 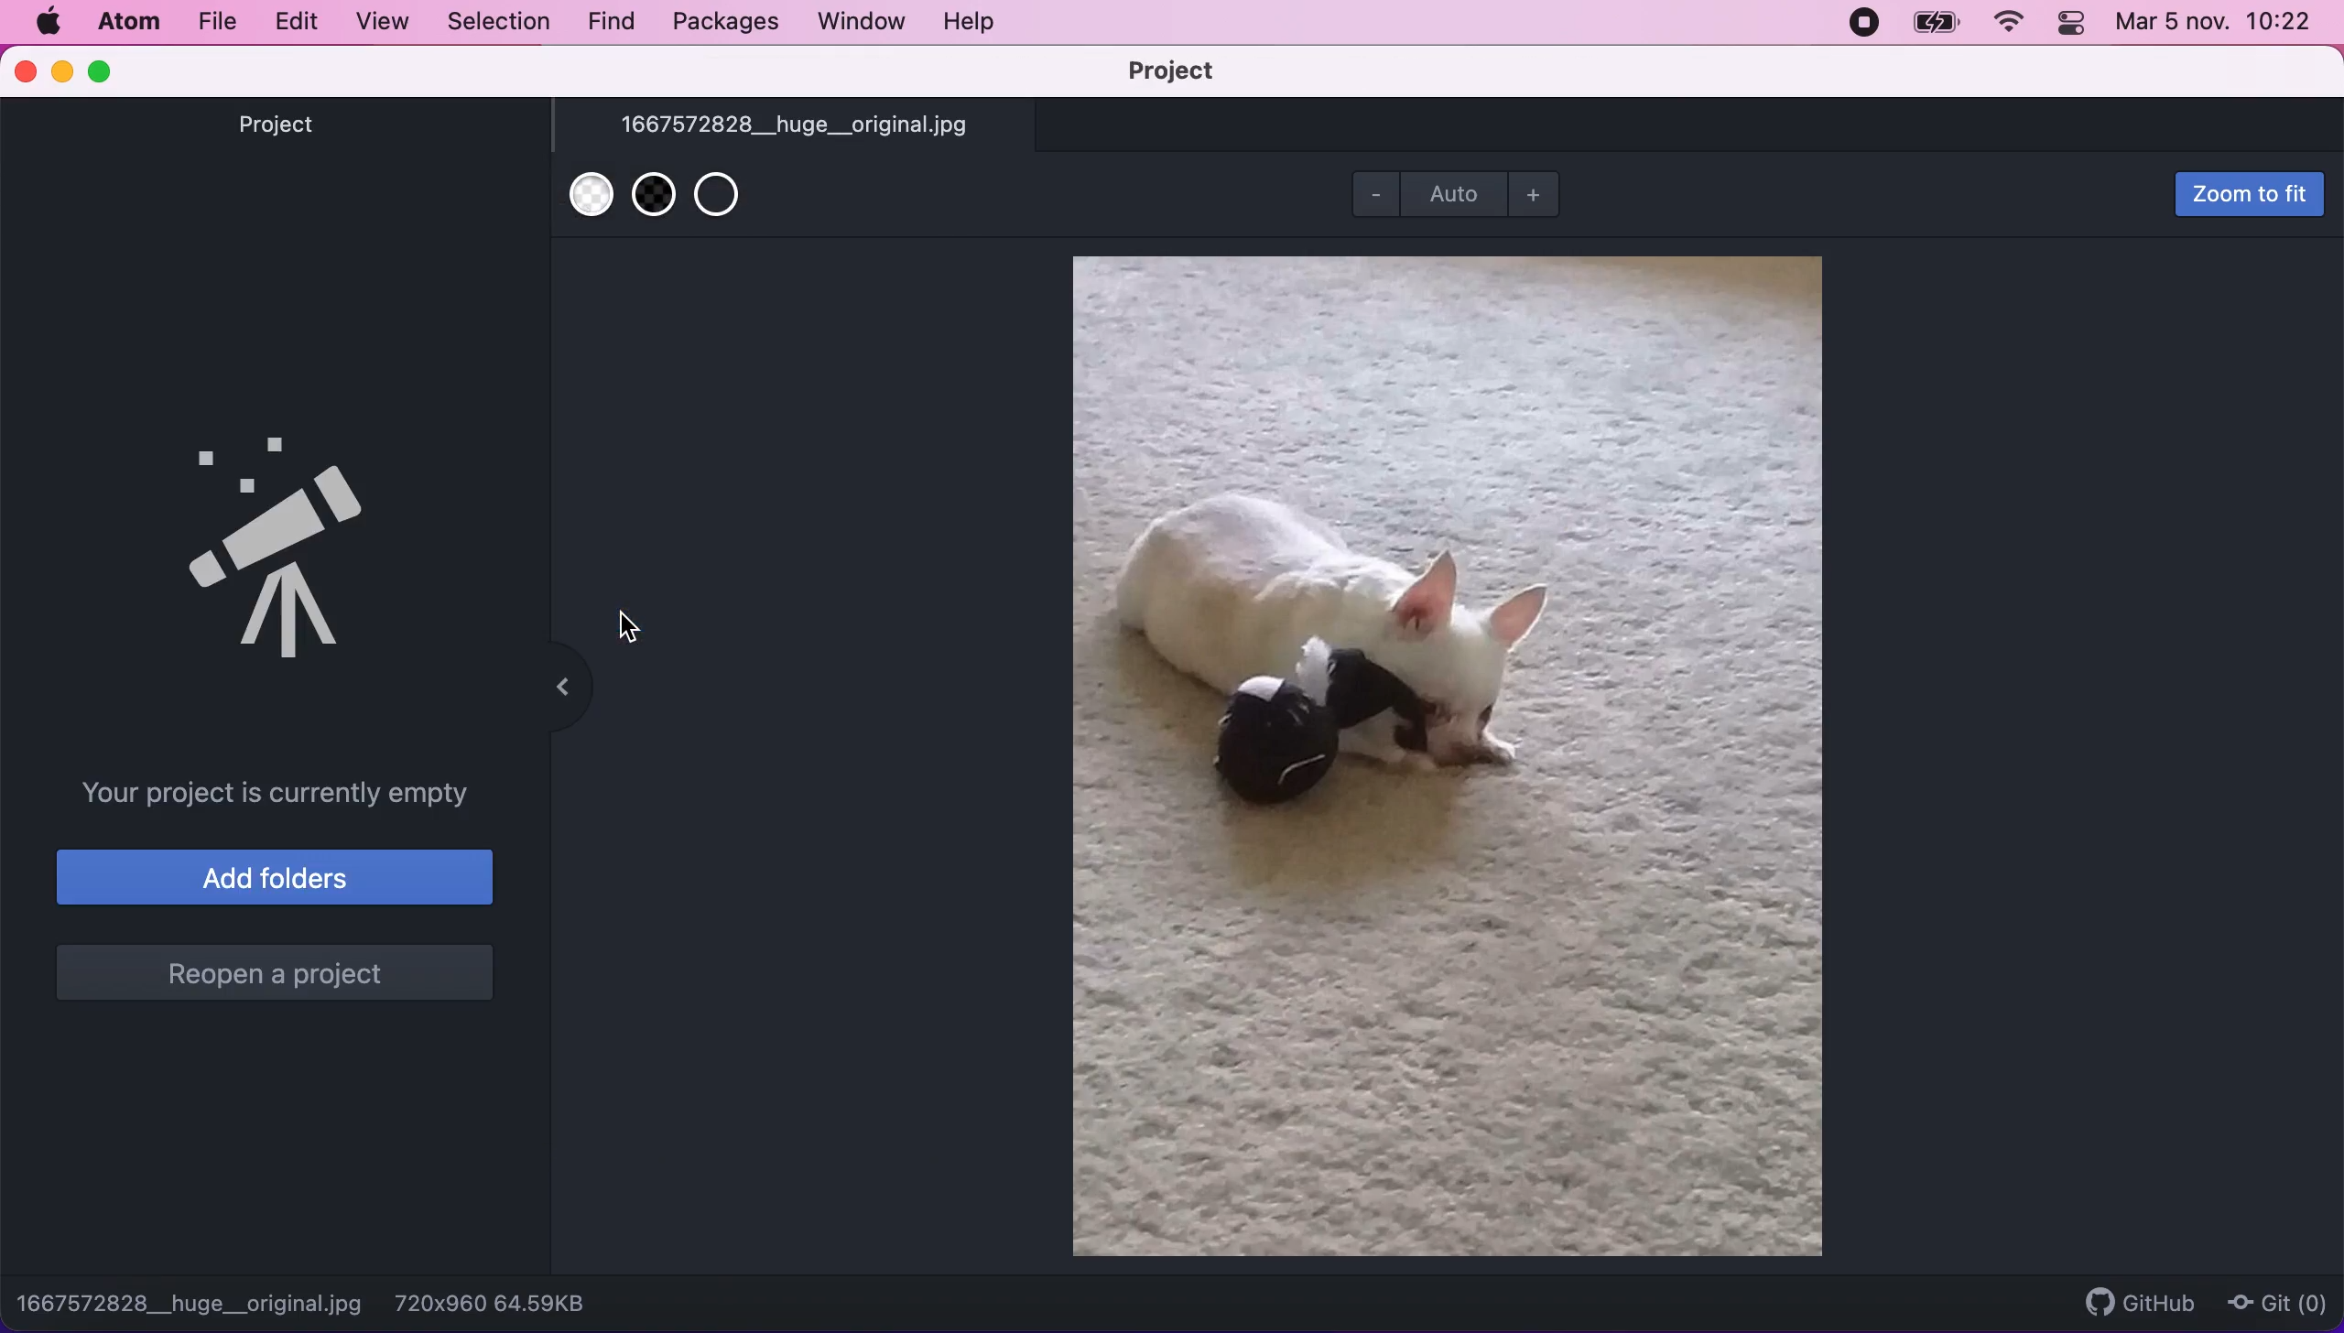 I want to click on find, so click(x=613, y=23).